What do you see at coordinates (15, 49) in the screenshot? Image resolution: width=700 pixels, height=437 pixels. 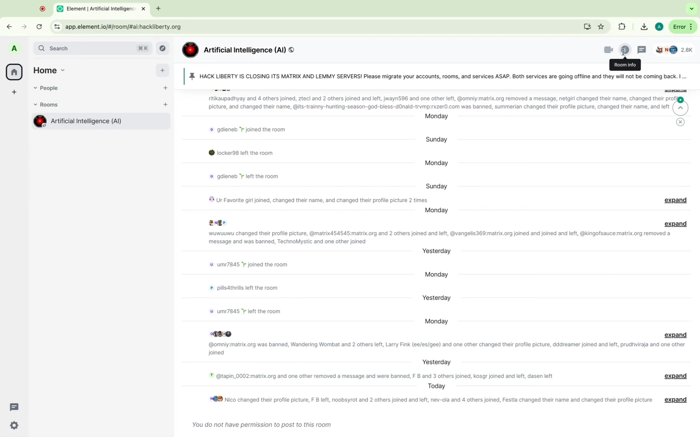 I see `profile picture` at bounding box center [15, 49].